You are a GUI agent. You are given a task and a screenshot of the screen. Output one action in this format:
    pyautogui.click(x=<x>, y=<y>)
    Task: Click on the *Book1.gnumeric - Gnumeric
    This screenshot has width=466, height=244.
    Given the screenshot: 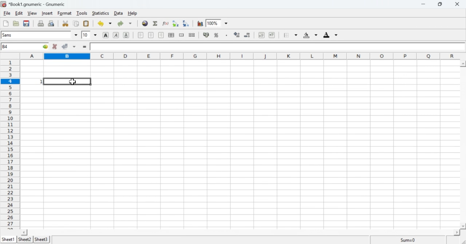 What is the action you would take?
    pyautogui.click(x=38, y=4)
    